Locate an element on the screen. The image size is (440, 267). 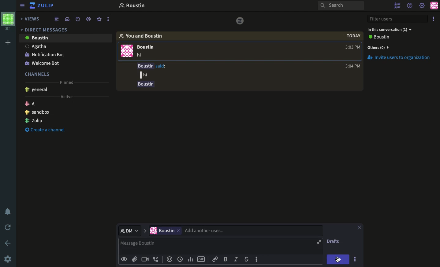
Time is located at coordinates (352, 42).